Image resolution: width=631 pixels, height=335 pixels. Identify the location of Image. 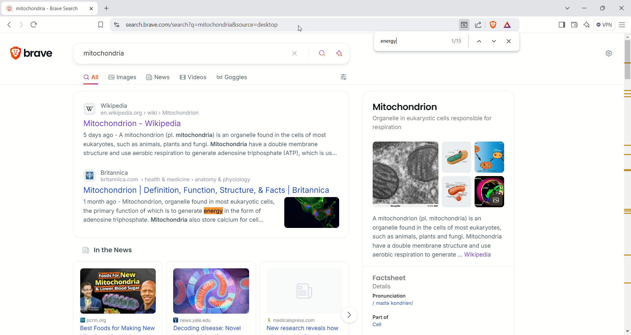
(405, 174).